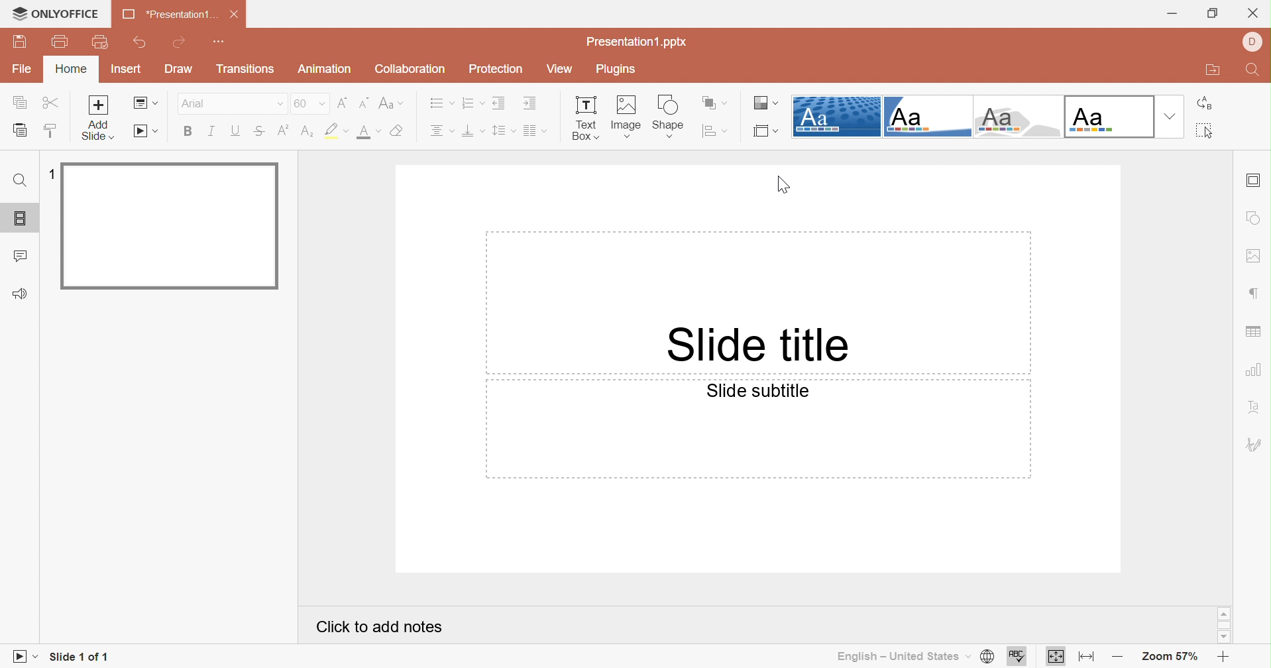 This screenshot has width=1271, height=668. I want to click on Slide title, so click(754, 347).